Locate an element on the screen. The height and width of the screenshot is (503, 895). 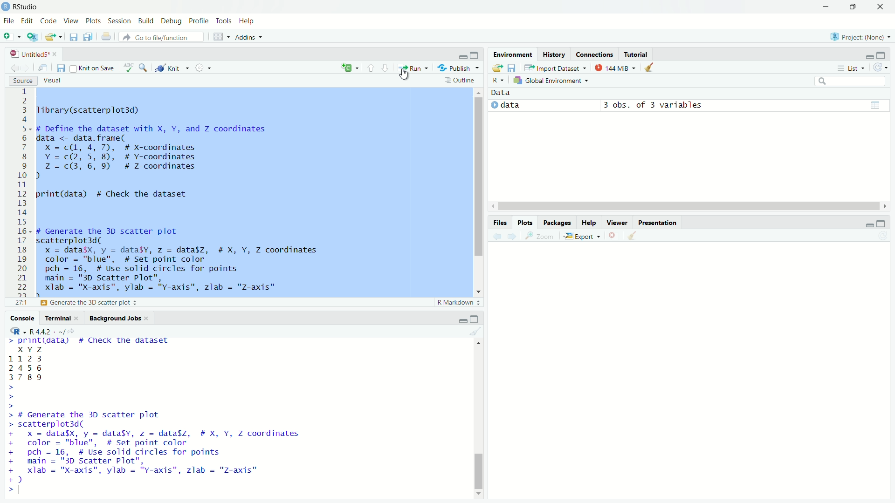
data table is located at coordinates (878, 103).